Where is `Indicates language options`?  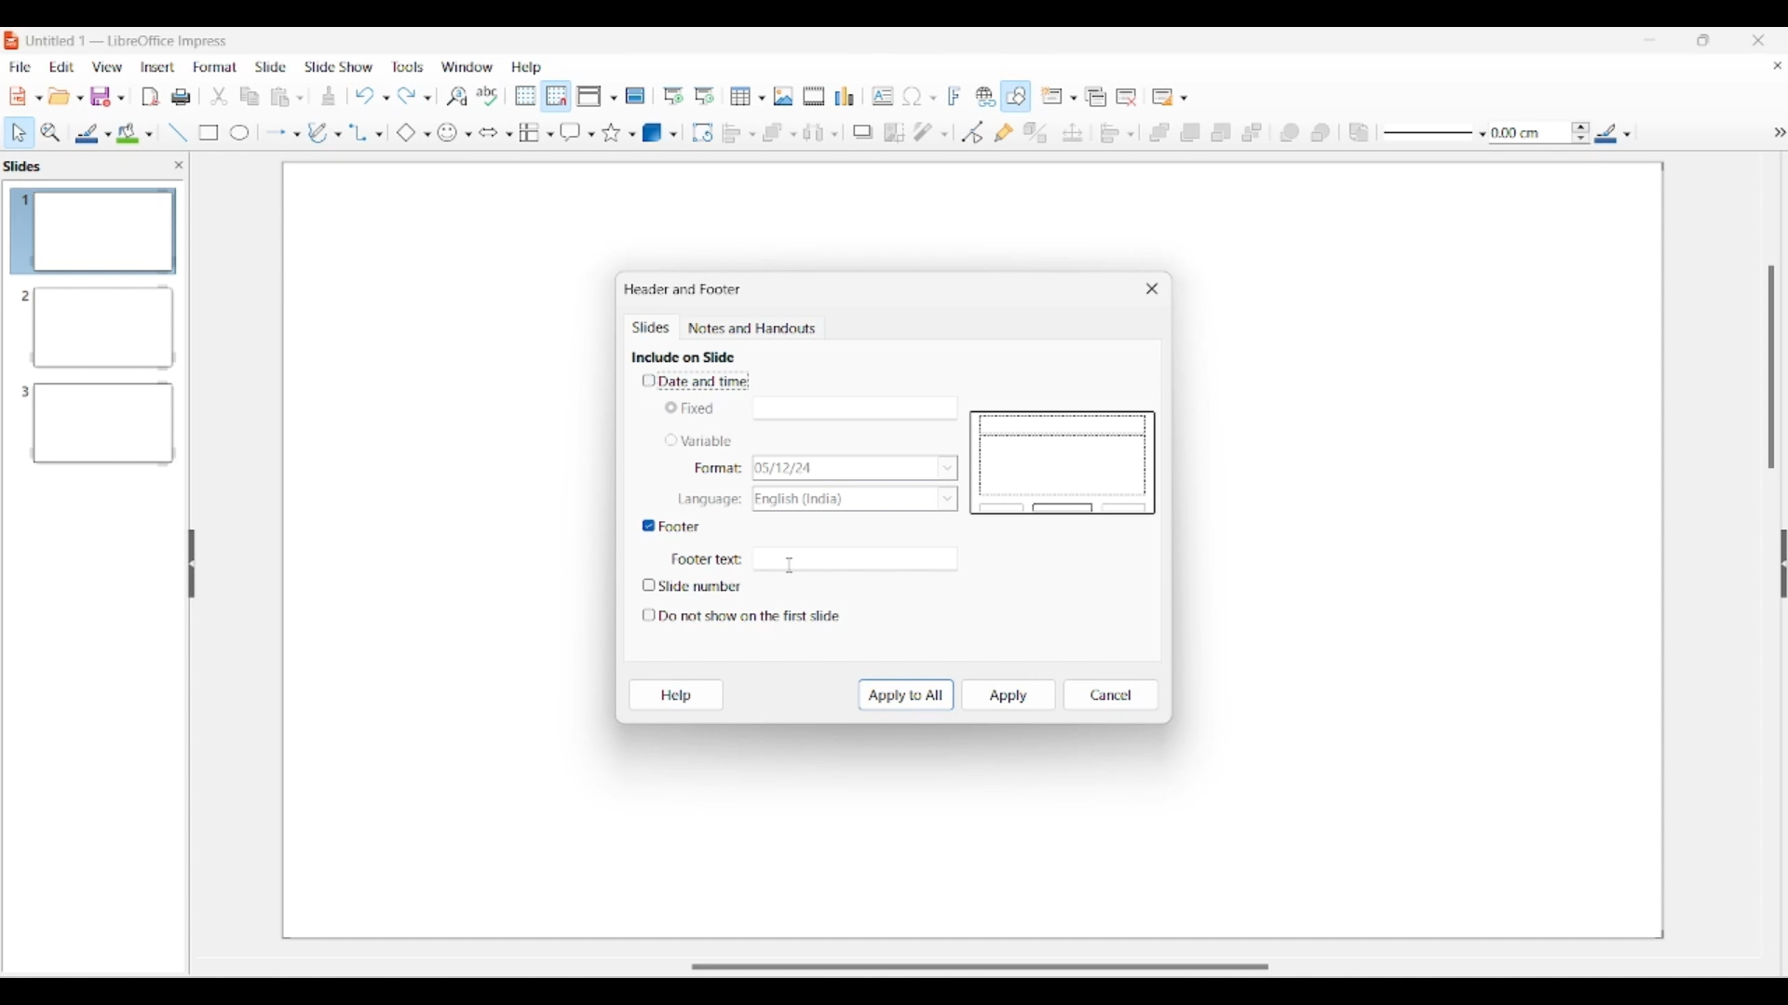 Indicates language options is located at coordinates (708, 501).